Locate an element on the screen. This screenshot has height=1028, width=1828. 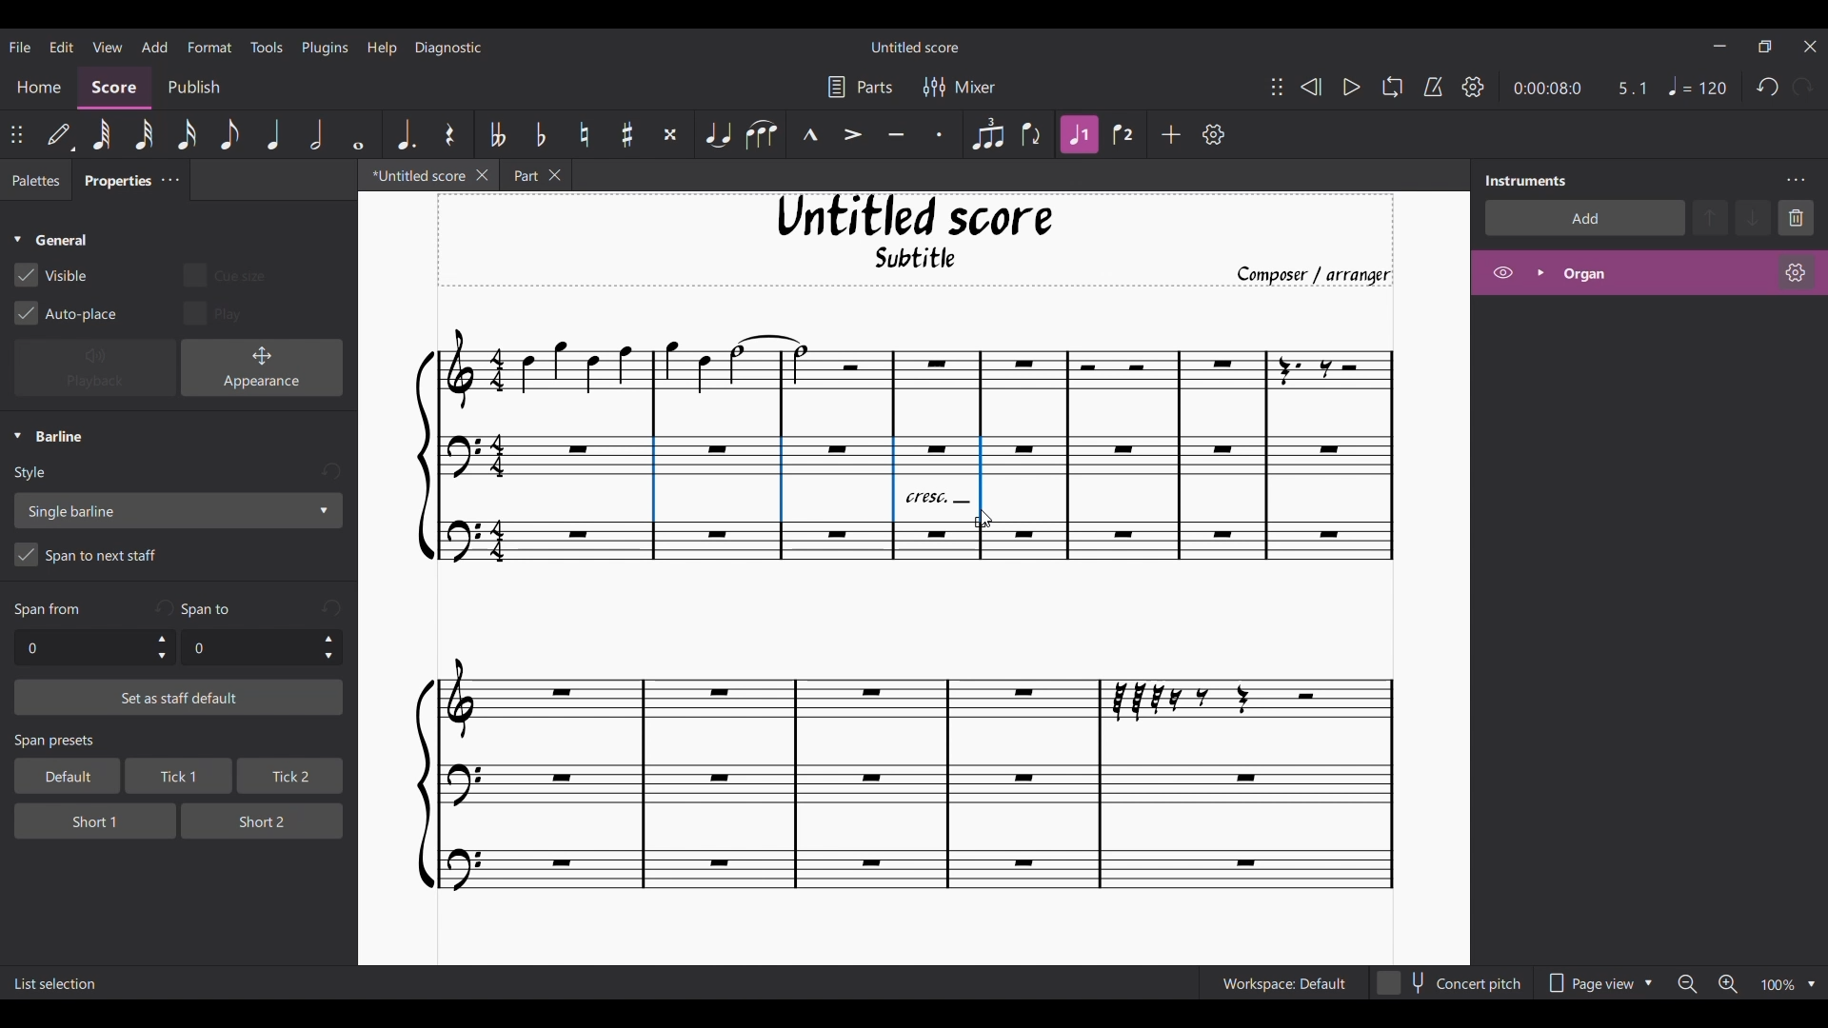
Customize toolbar is located at coordinates (1214, 134).